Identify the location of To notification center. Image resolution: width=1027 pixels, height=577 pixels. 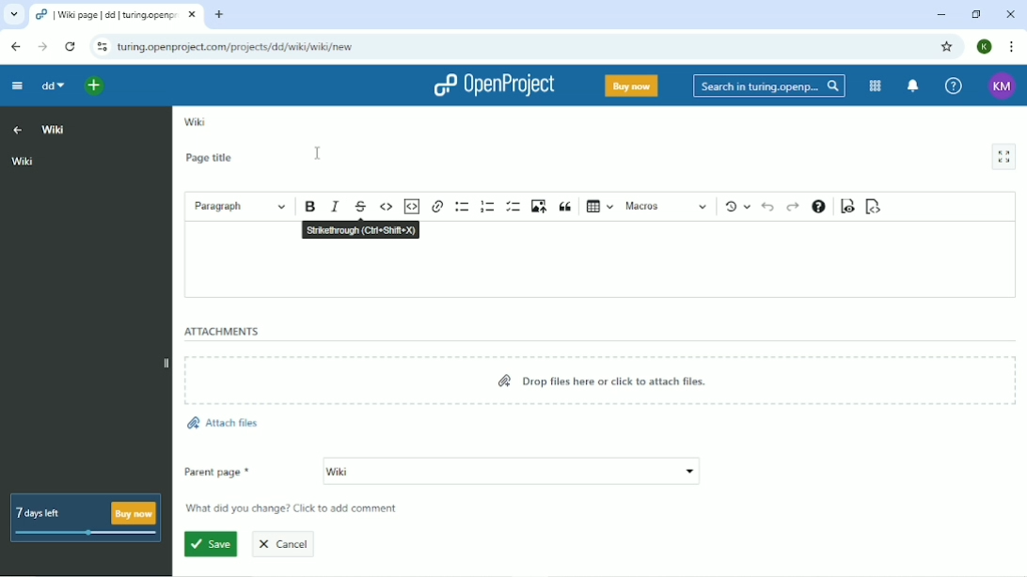
(913, 86).